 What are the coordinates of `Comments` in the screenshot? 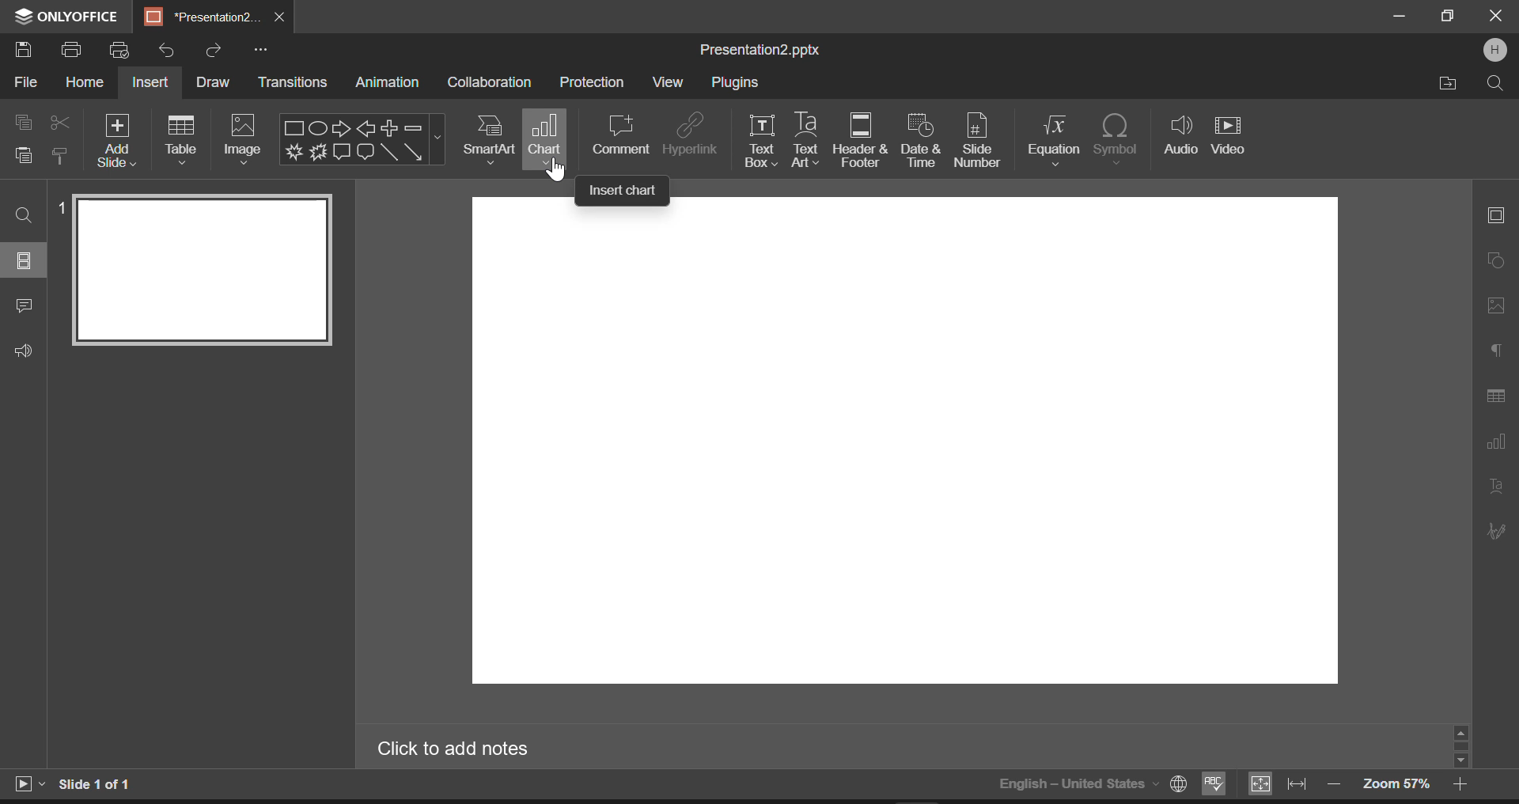 It's located at (24, 308).